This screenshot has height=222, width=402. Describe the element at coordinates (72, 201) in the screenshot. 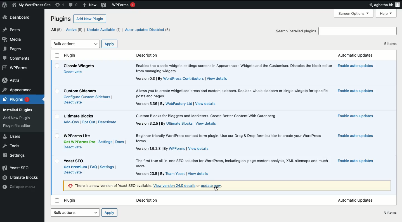

I see `Plugin` at that location.